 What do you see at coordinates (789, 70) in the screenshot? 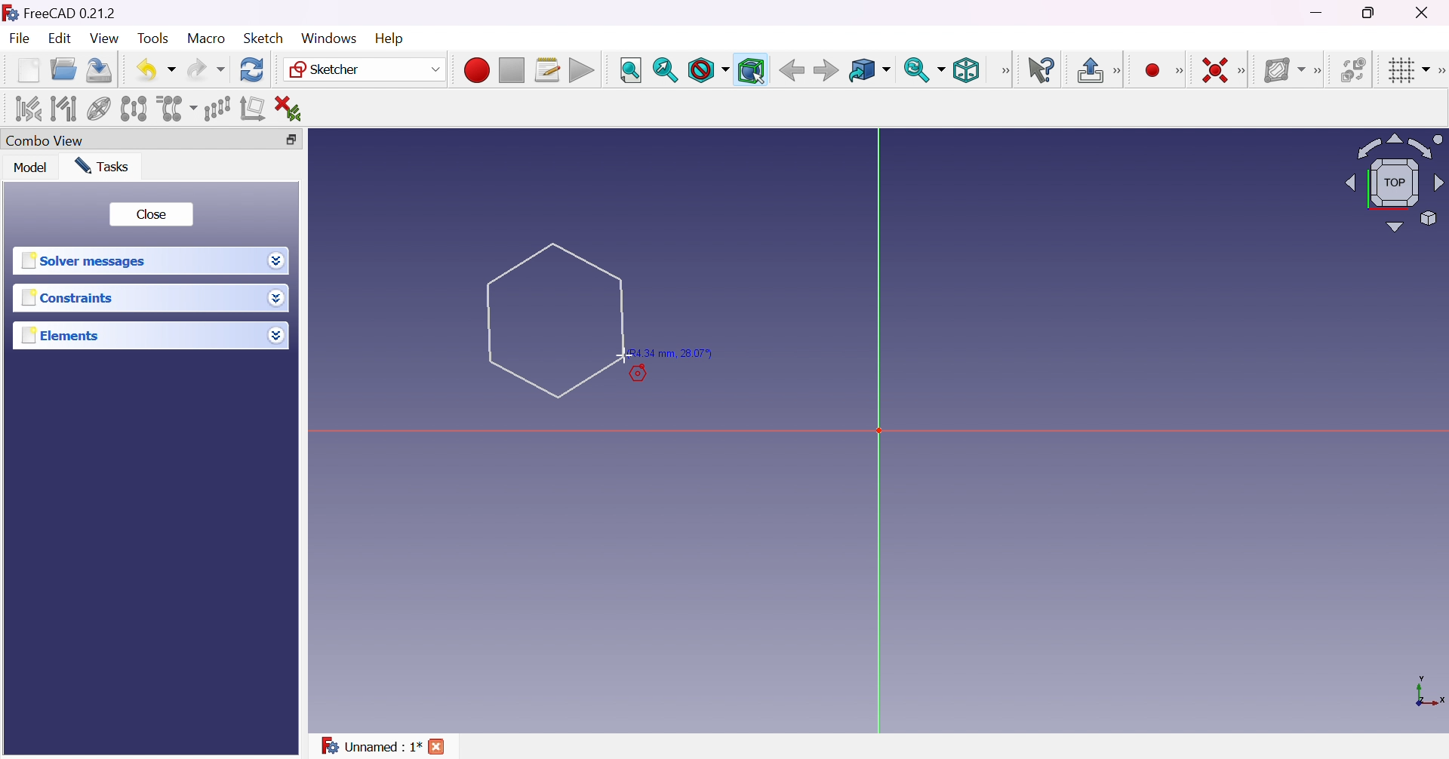
I see `Back` at bounding box center [789, 70].